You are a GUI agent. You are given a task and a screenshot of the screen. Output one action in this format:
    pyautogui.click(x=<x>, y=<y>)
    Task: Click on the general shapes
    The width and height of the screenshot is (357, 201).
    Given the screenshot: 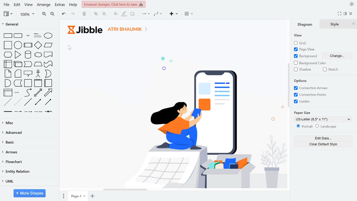 What is the action you would take?
    pyautogui.click(x=8, y=54)
    